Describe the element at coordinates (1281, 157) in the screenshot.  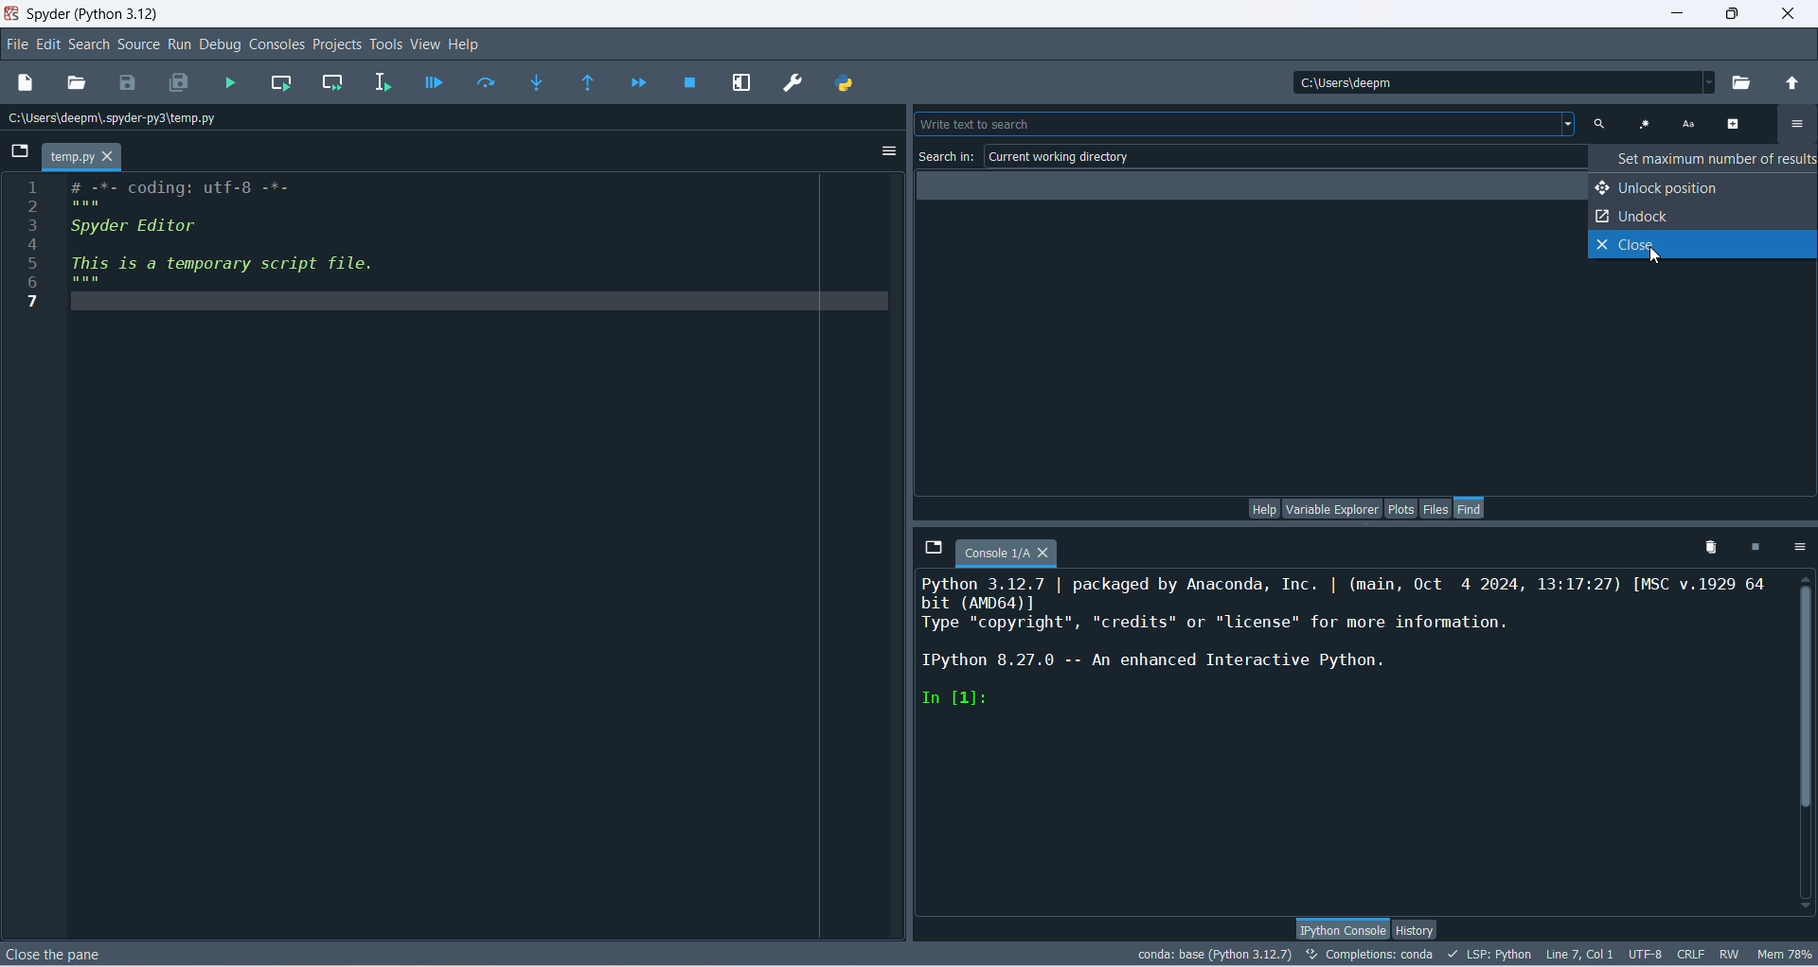
I see `current working directory` at that location.